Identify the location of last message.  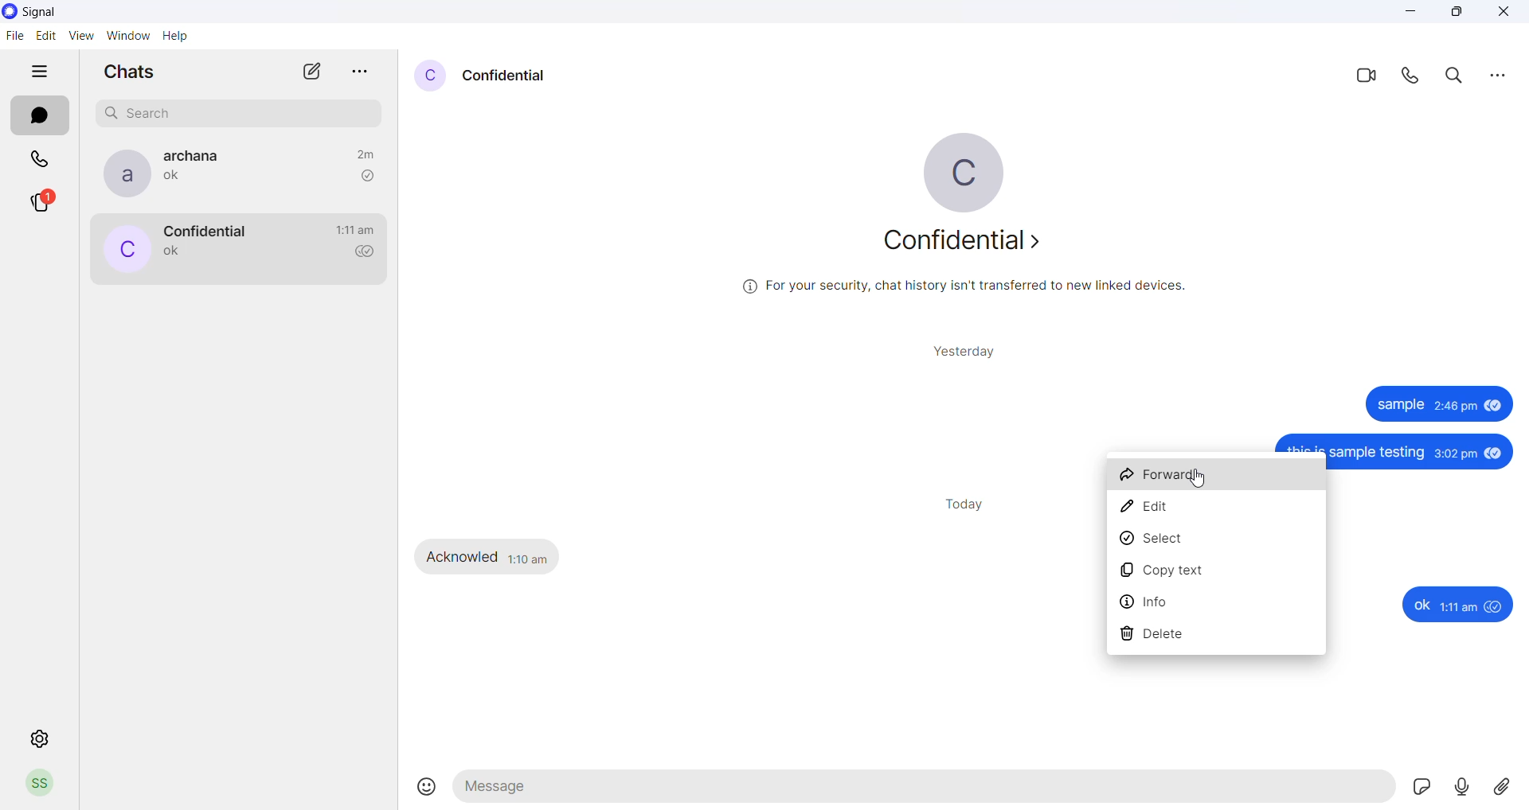
(173, 253).